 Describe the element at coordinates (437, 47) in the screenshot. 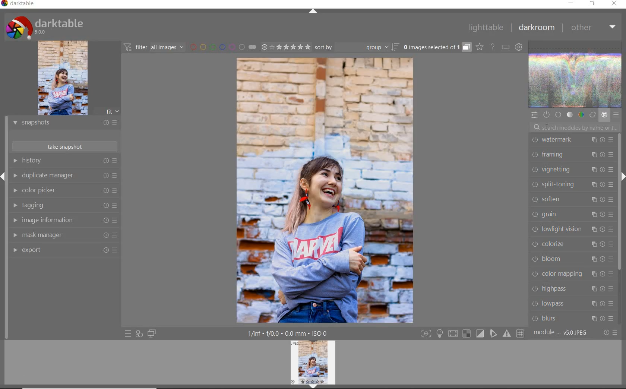

I see `grouped images` at that location.